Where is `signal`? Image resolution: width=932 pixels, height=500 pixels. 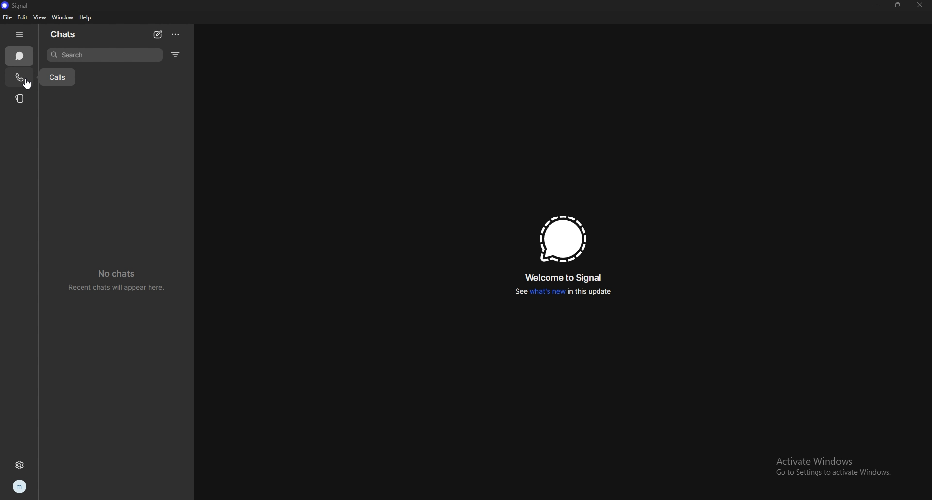 signal is located at coordinates (24, 6).